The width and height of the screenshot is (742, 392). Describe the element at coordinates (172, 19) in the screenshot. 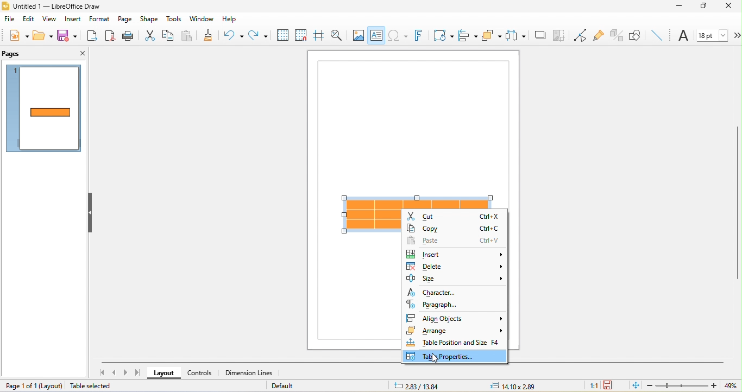

I see `tools` at that location.